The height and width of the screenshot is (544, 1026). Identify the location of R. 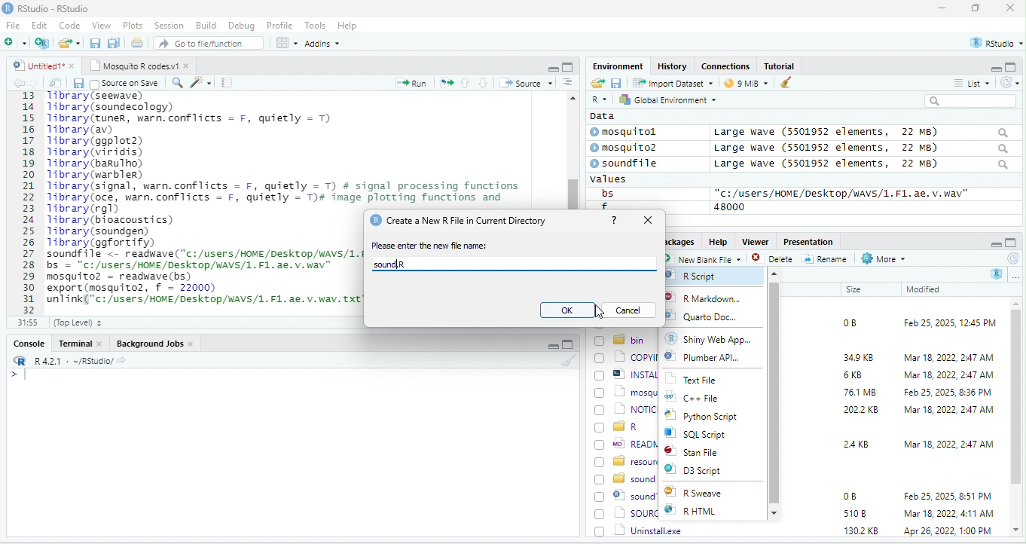
(598, 100).